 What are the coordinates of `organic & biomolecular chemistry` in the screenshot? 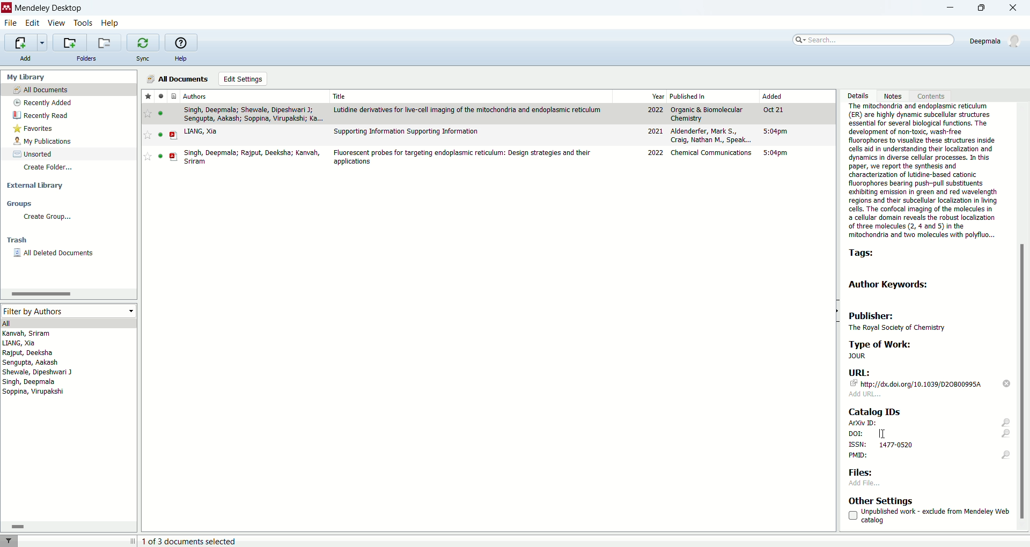 It's located at (707, 114).